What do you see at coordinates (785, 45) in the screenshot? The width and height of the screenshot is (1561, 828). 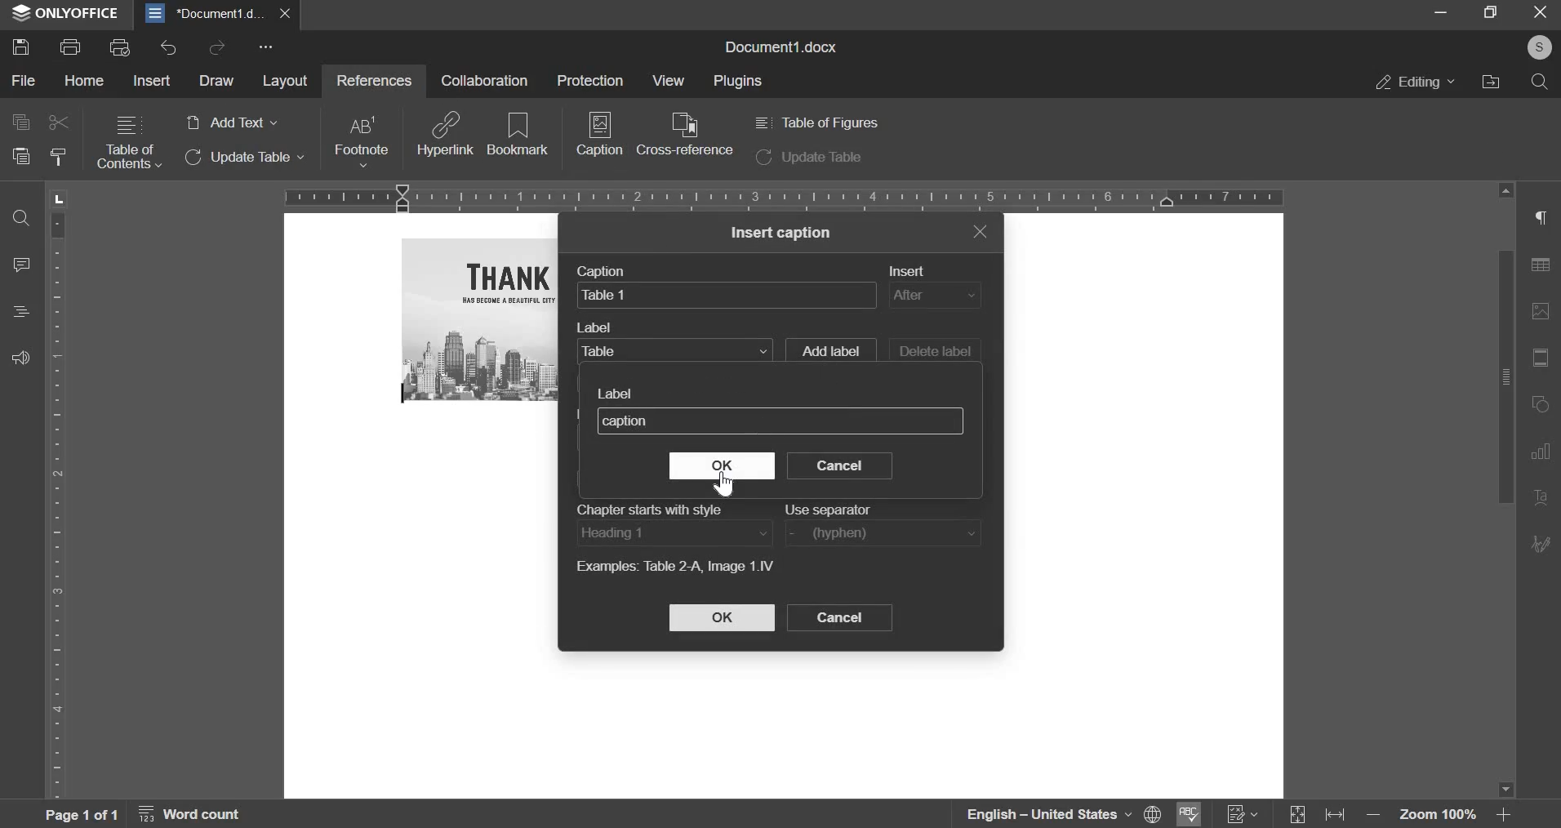 I see `document1.docx` at bounding box center [785, 45].